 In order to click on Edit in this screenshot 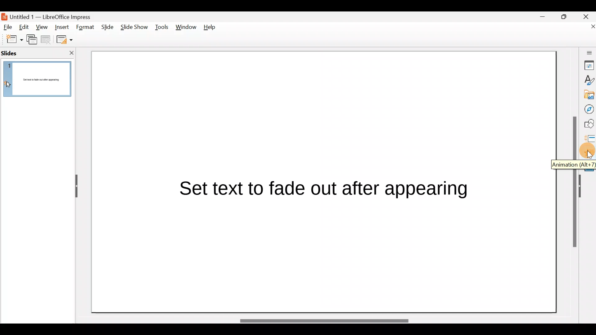, I will do `click(26, 28)`.